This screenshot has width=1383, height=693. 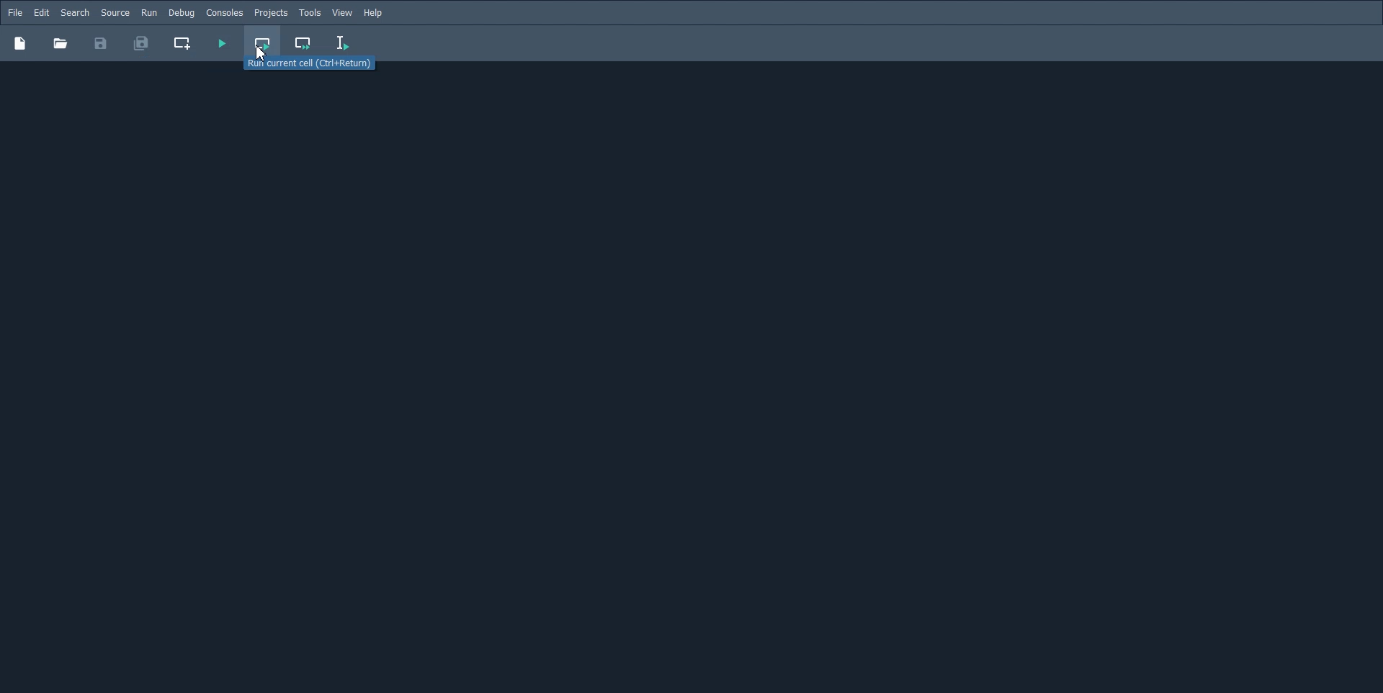 I want to click on Run Current cell, so click(x=264, y=43).